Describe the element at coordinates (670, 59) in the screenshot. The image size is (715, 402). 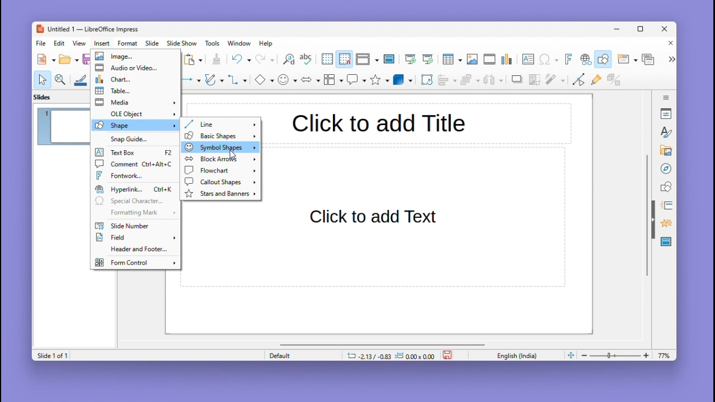
I see `expand` at that location.